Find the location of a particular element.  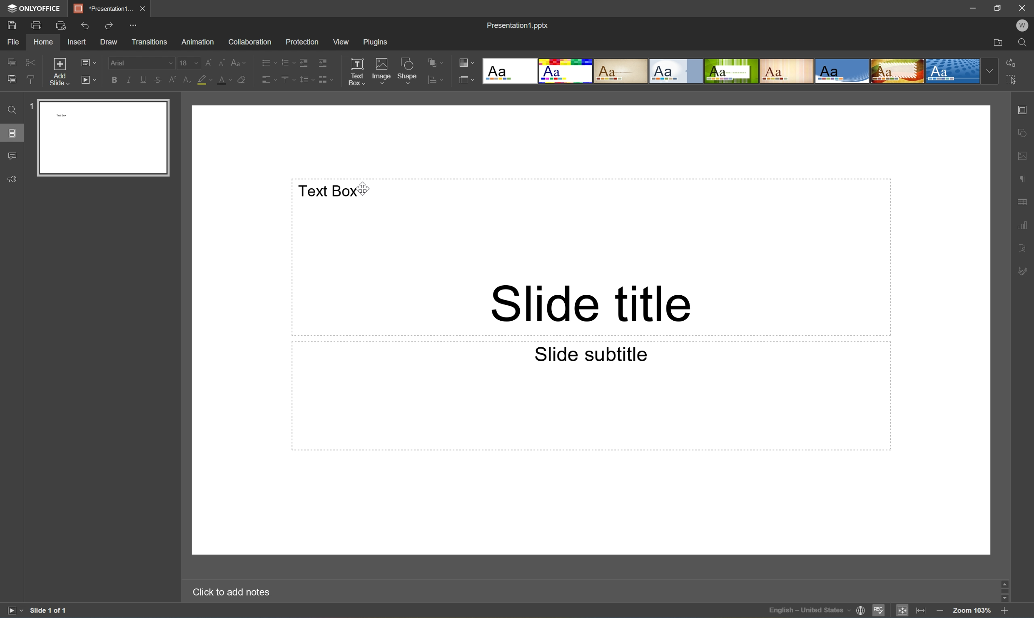

Bullets is located at coordinates (265, 63).